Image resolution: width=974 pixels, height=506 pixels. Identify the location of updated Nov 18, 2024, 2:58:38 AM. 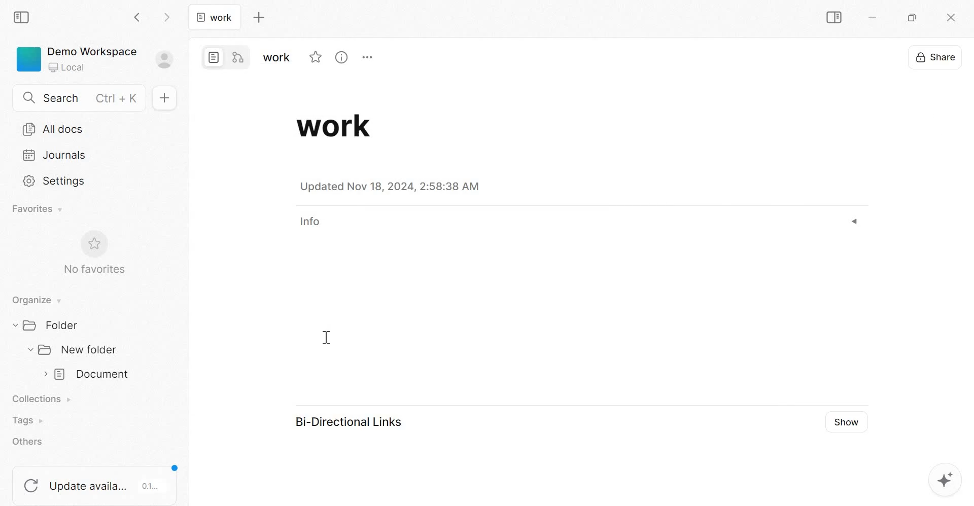
(392, 187).